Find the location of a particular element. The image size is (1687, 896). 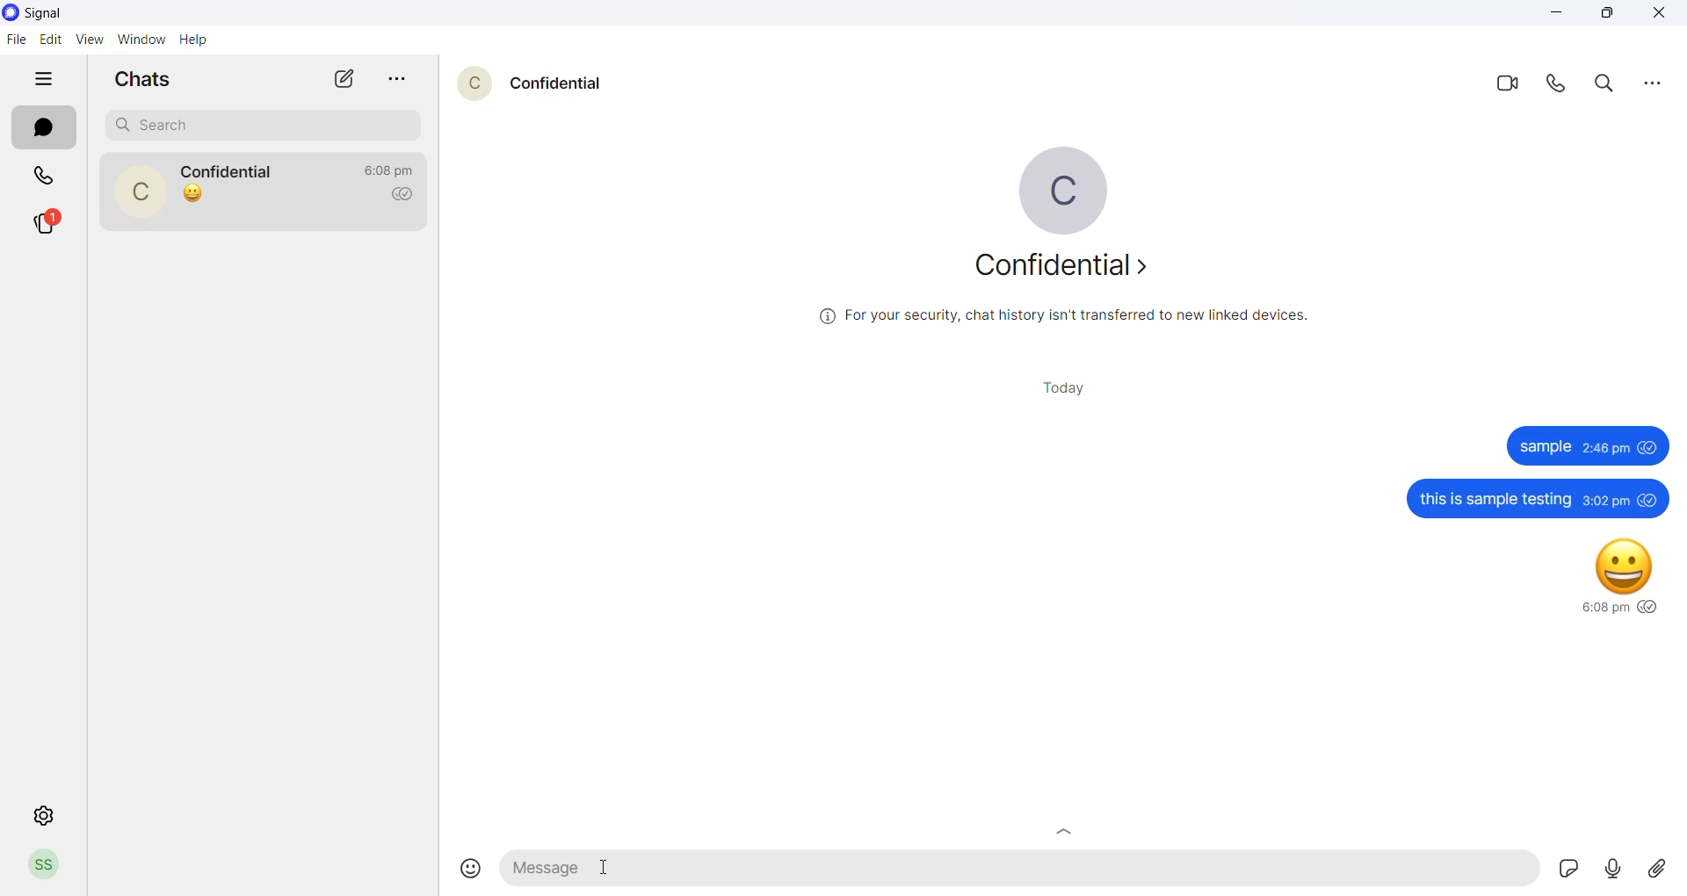

cursor is located at coordinates (598, 864).